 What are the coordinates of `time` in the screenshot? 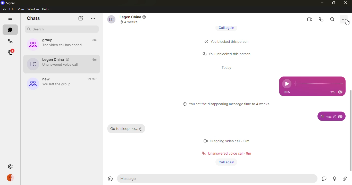 It's located at (138, 129).